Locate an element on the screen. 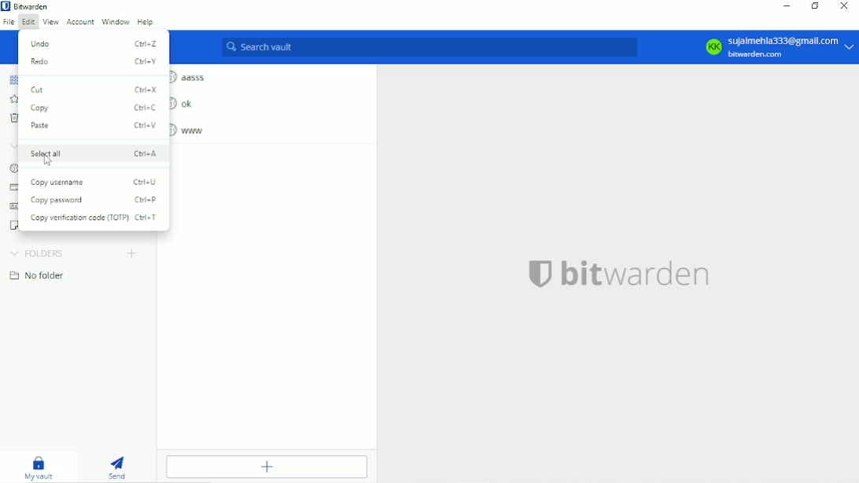 This screenshot has width=859, height=483. Copy password is located at coordinates (96, 200).